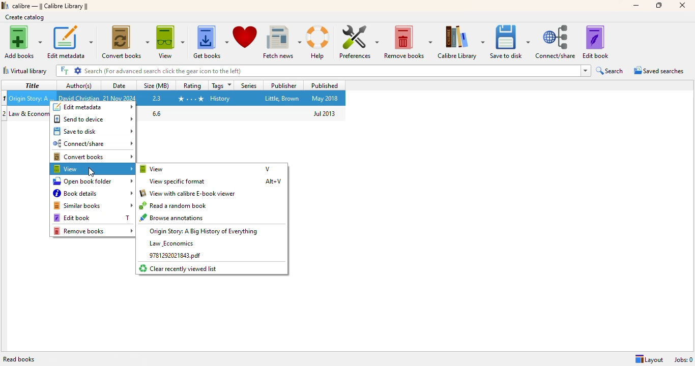 Image resolution: width=695 pixels, height=366 pixels. I want to click on view, so click(152, 169).